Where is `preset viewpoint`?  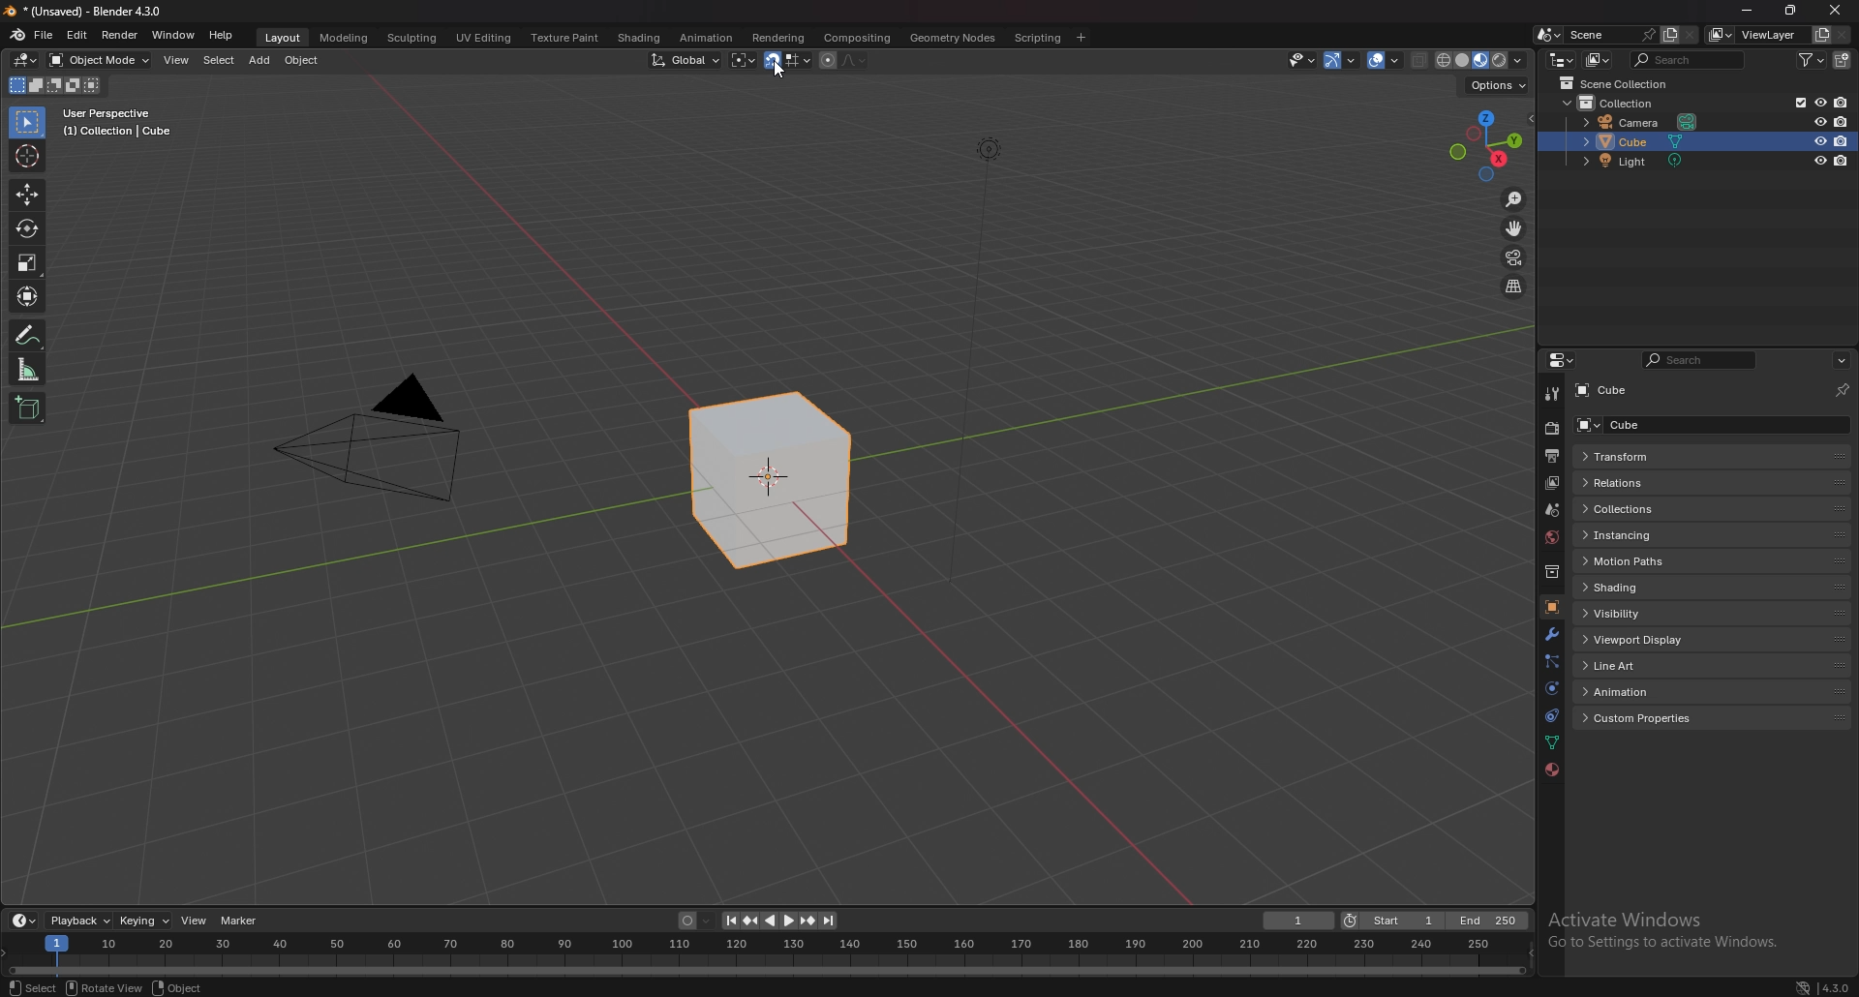
preset viewpoint is located at coordinates (1486, 146).